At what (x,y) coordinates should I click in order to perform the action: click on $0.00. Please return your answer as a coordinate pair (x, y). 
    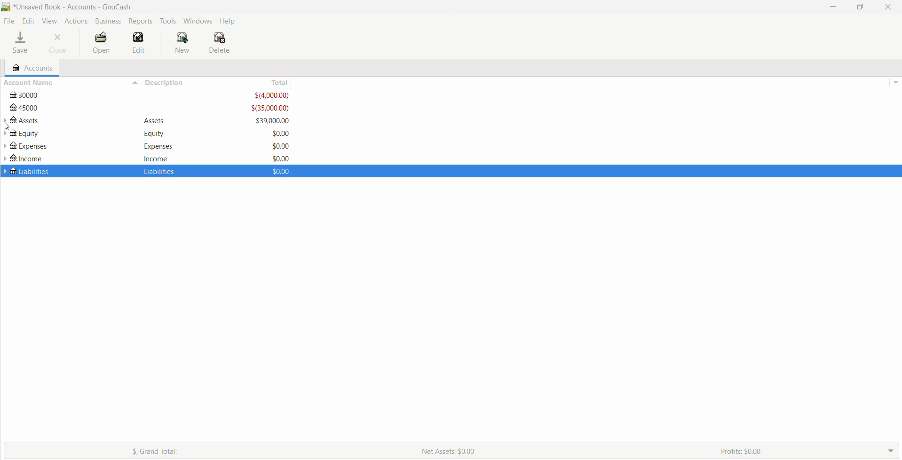
    Looking at the image, I should click on (281, 172).